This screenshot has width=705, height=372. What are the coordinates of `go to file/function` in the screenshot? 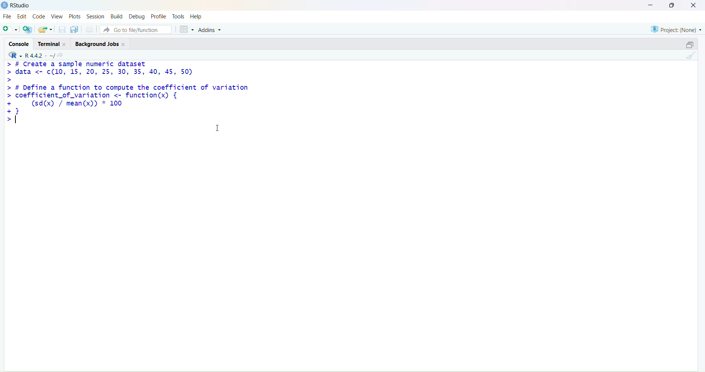 It's located at (136, 30).